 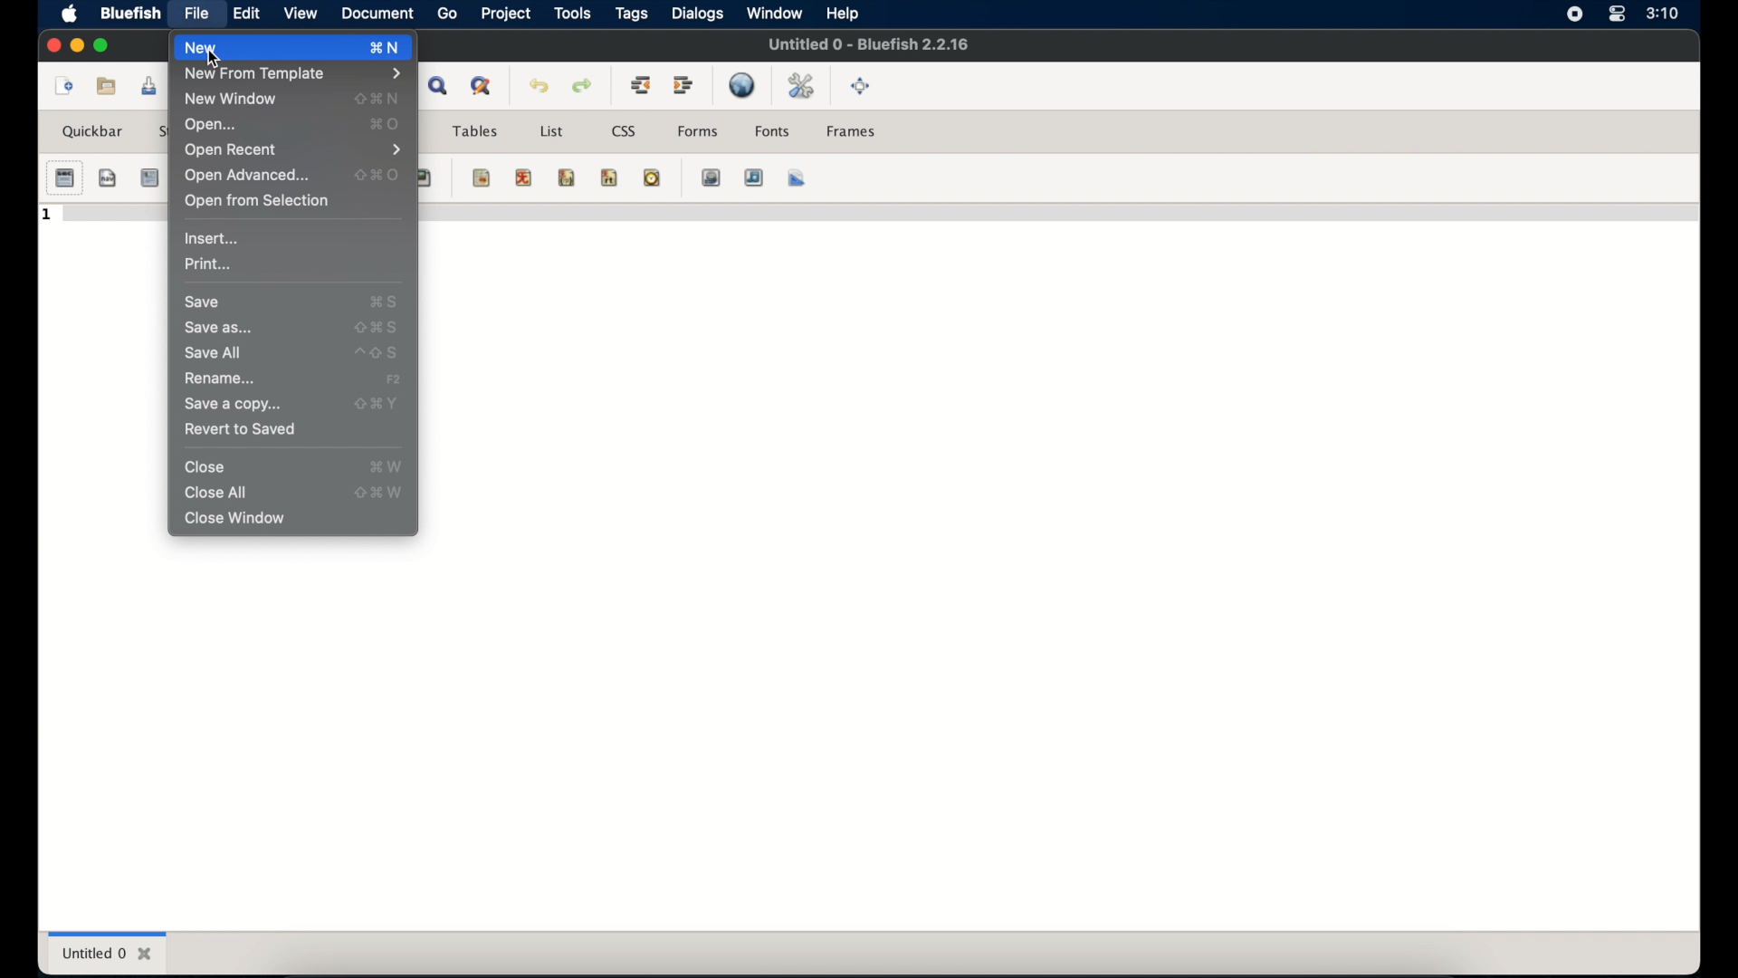 I want to click on redo, so click(x=583, y=86).